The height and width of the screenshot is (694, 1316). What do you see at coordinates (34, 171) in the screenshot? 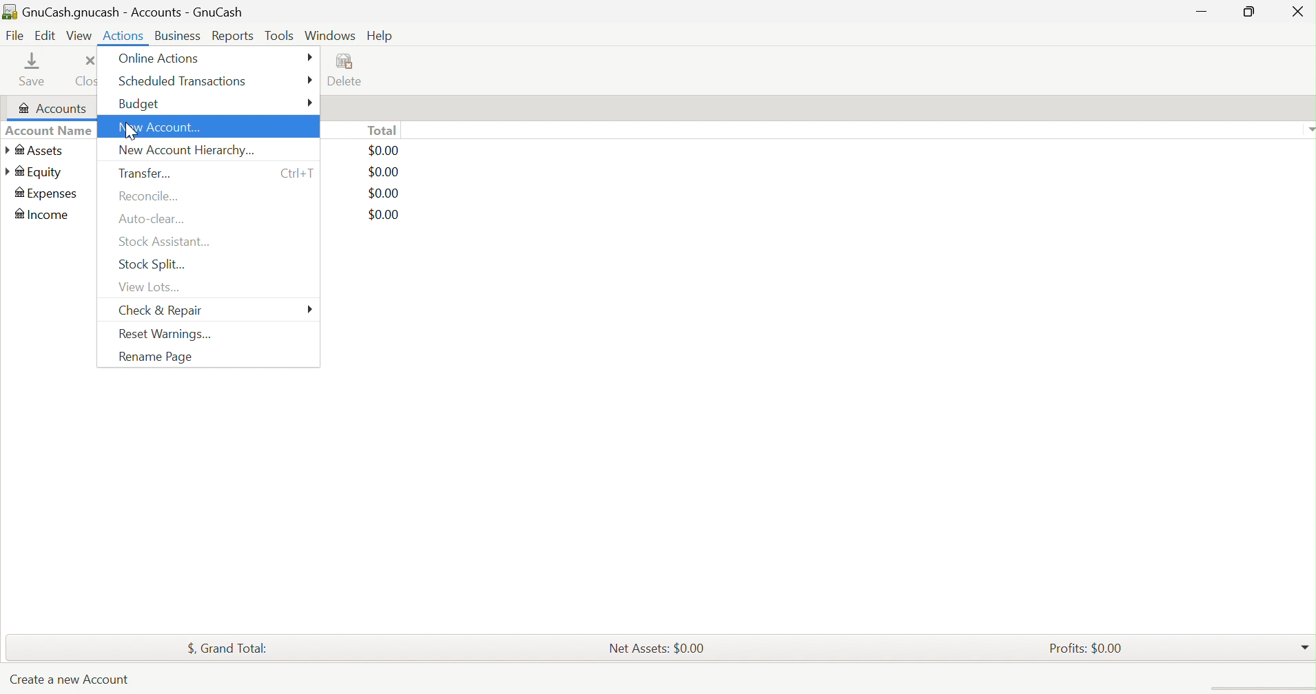
I see `Equity` at bounding box center [34, 171].